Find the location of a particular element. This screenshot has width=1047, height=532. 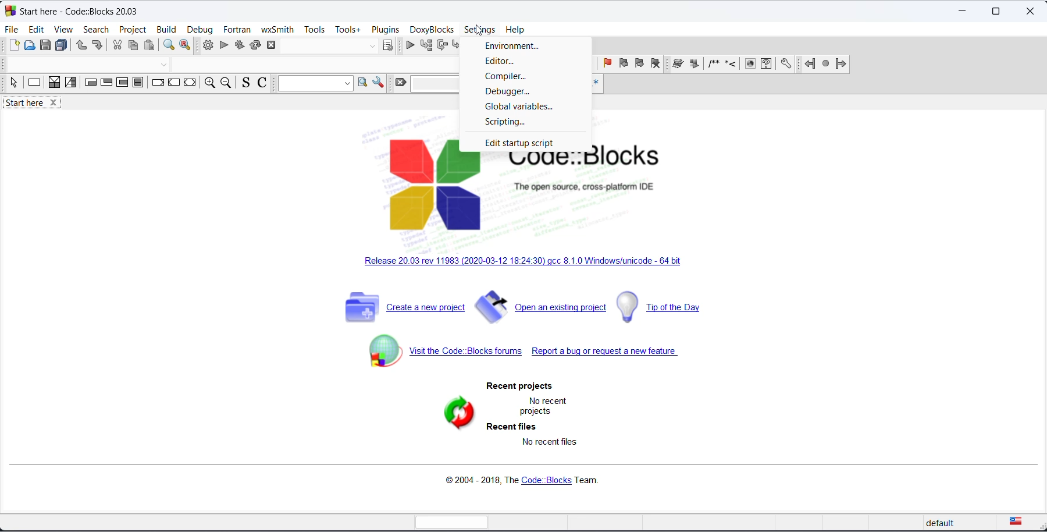

view is located at coordinates (65, 30).